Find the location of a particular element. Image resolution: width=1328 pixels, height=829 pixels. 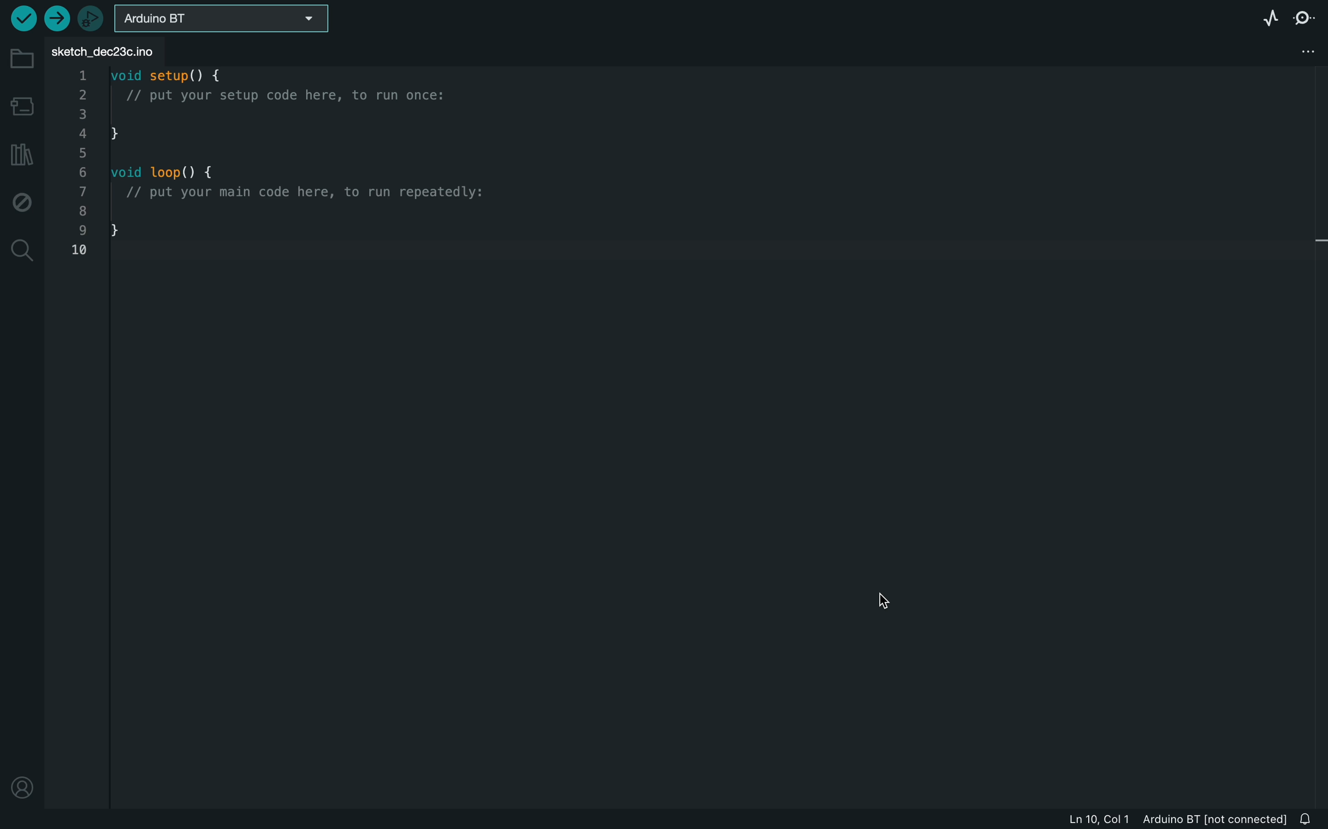

upload is located at coordinates (58, 18).